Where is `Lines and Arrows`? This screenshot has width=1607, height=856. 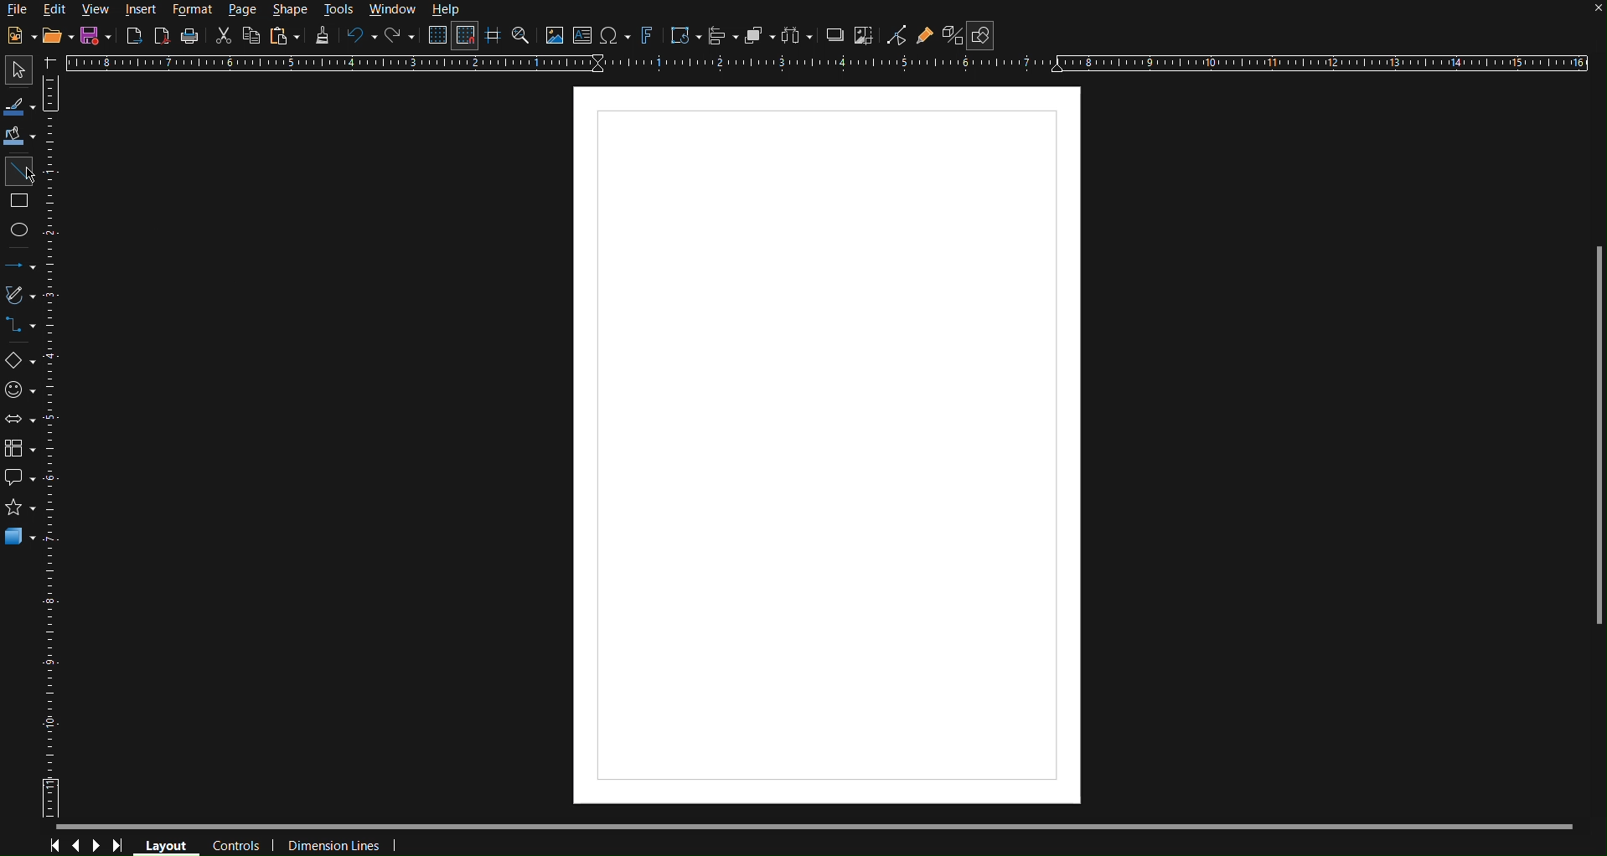 Lines and Arrows is located at coordinates (20, 266).